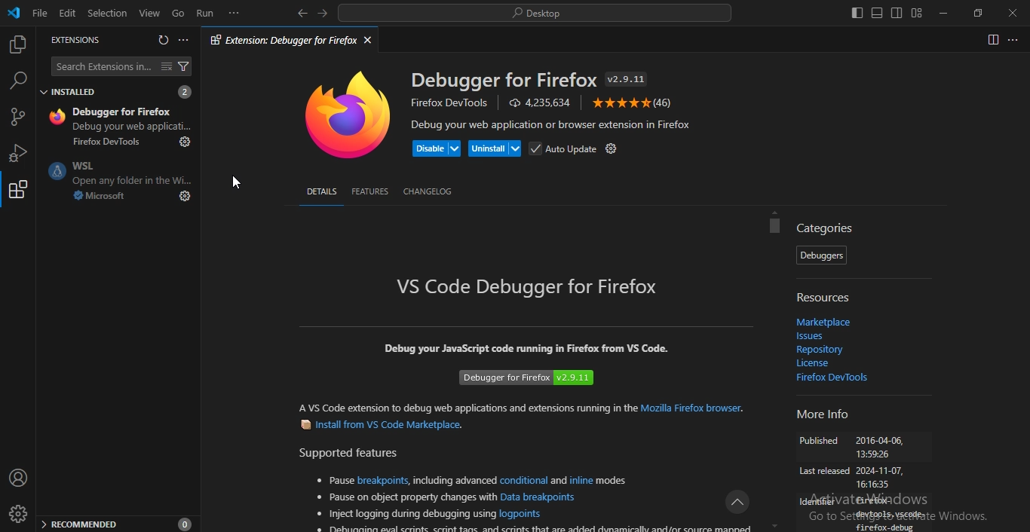 The image size is (1030, 532). What do you see at coordinates (406, 497) in the screenshot?
I see `pause on object property changes with` at bounding box center [406, 497].